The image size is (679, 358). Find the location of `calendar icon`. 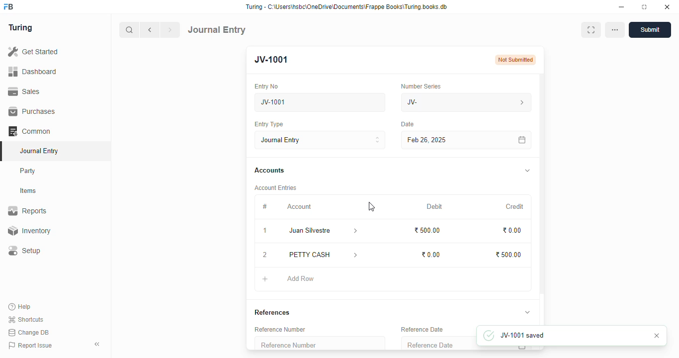

calendar icon is located at coordinates (521, 348).